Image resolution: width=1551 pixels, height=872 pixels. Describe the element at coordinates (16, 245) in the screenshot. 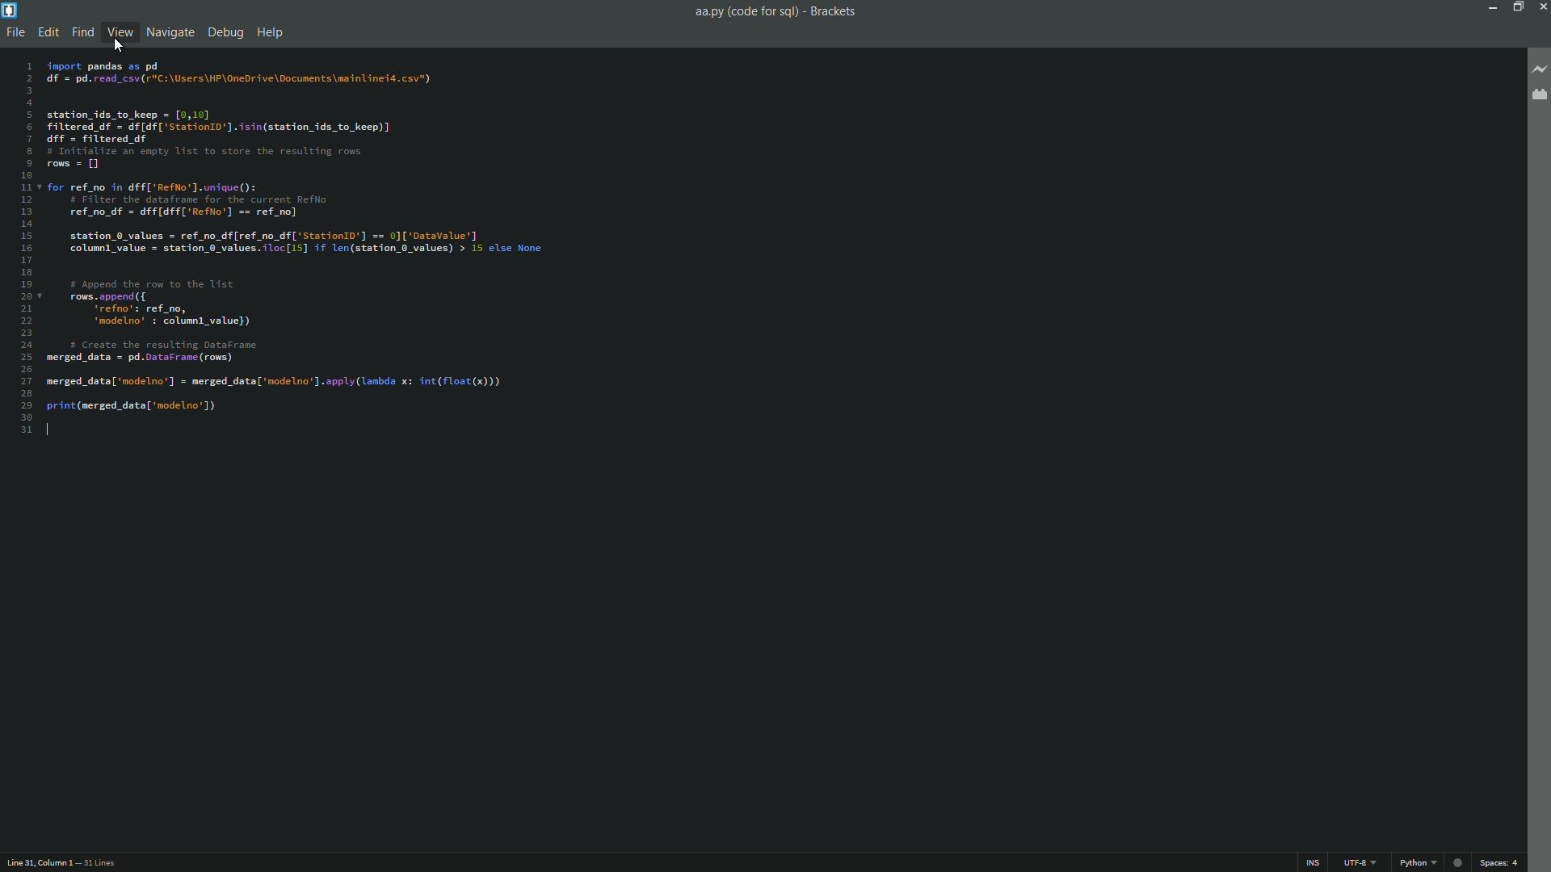

I see `Line numbers` at that location.